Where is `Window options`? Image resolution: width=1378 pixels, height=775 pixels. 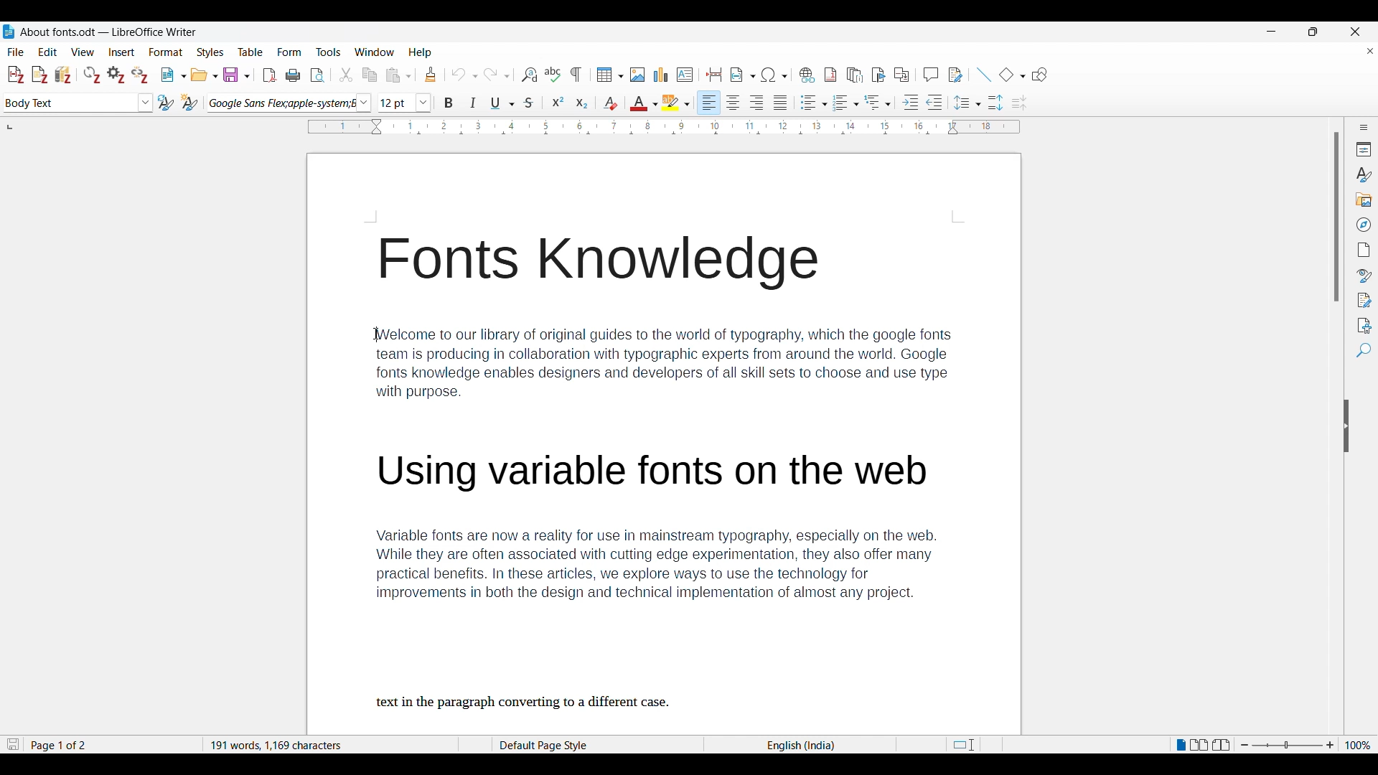 Window options is located at coordinates (375, 52).